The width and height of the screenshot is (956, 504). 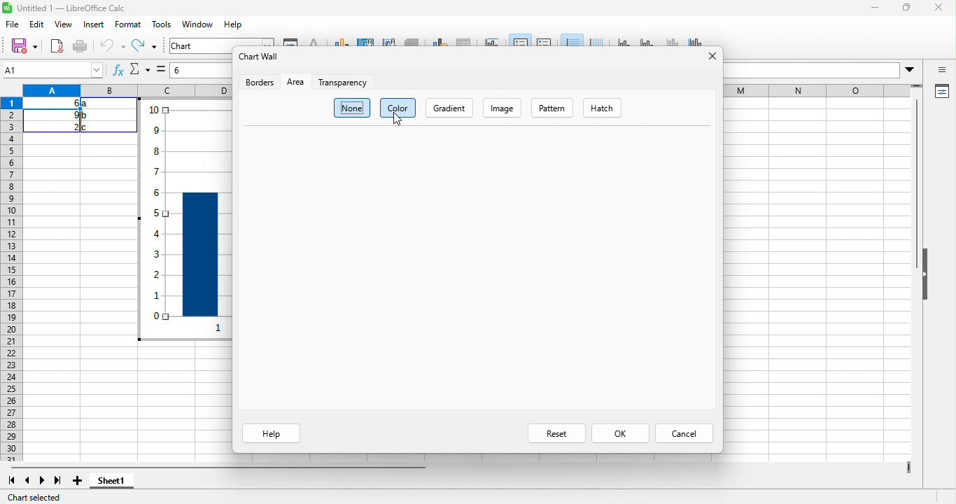 What do you see at coordinates (687, 431) in the screenshot?
I see `cancel` at bounding box center [687, 431].